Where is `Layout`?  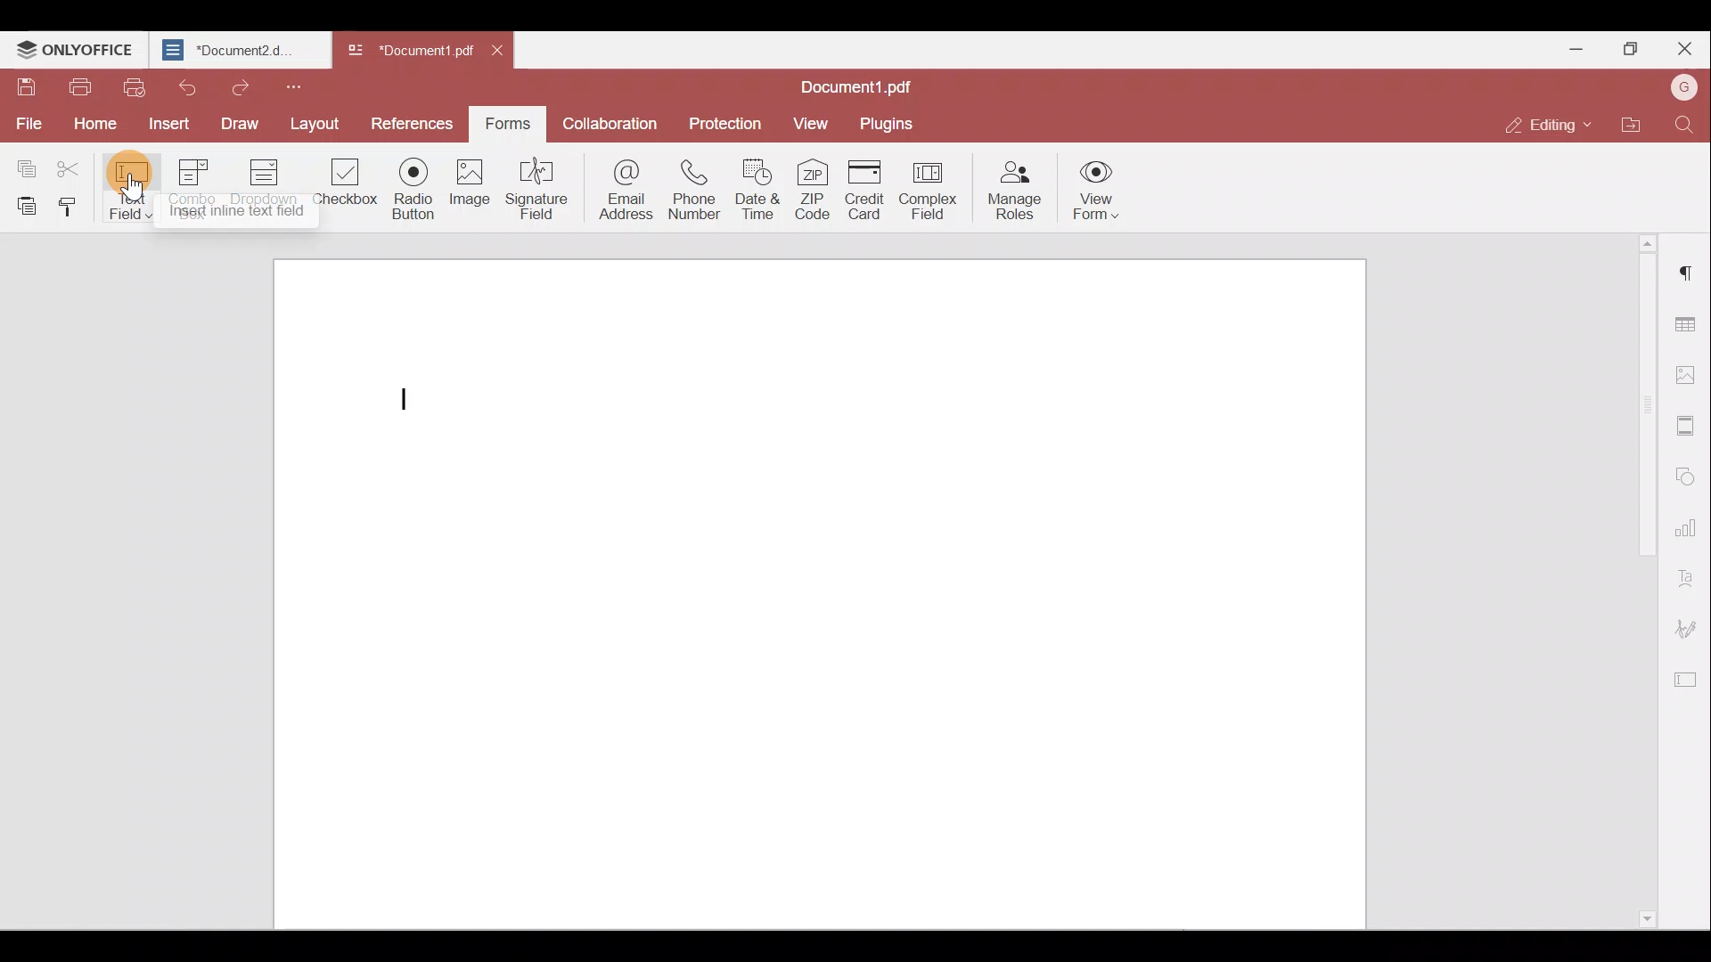
Layout is located at coordinates (314, 122).